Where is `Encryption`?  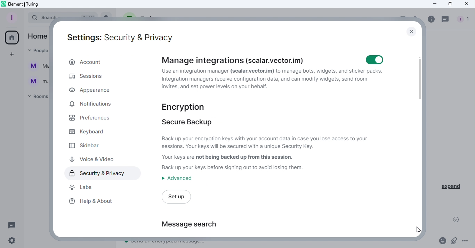
Encryption is located at coordinates (186, 107).